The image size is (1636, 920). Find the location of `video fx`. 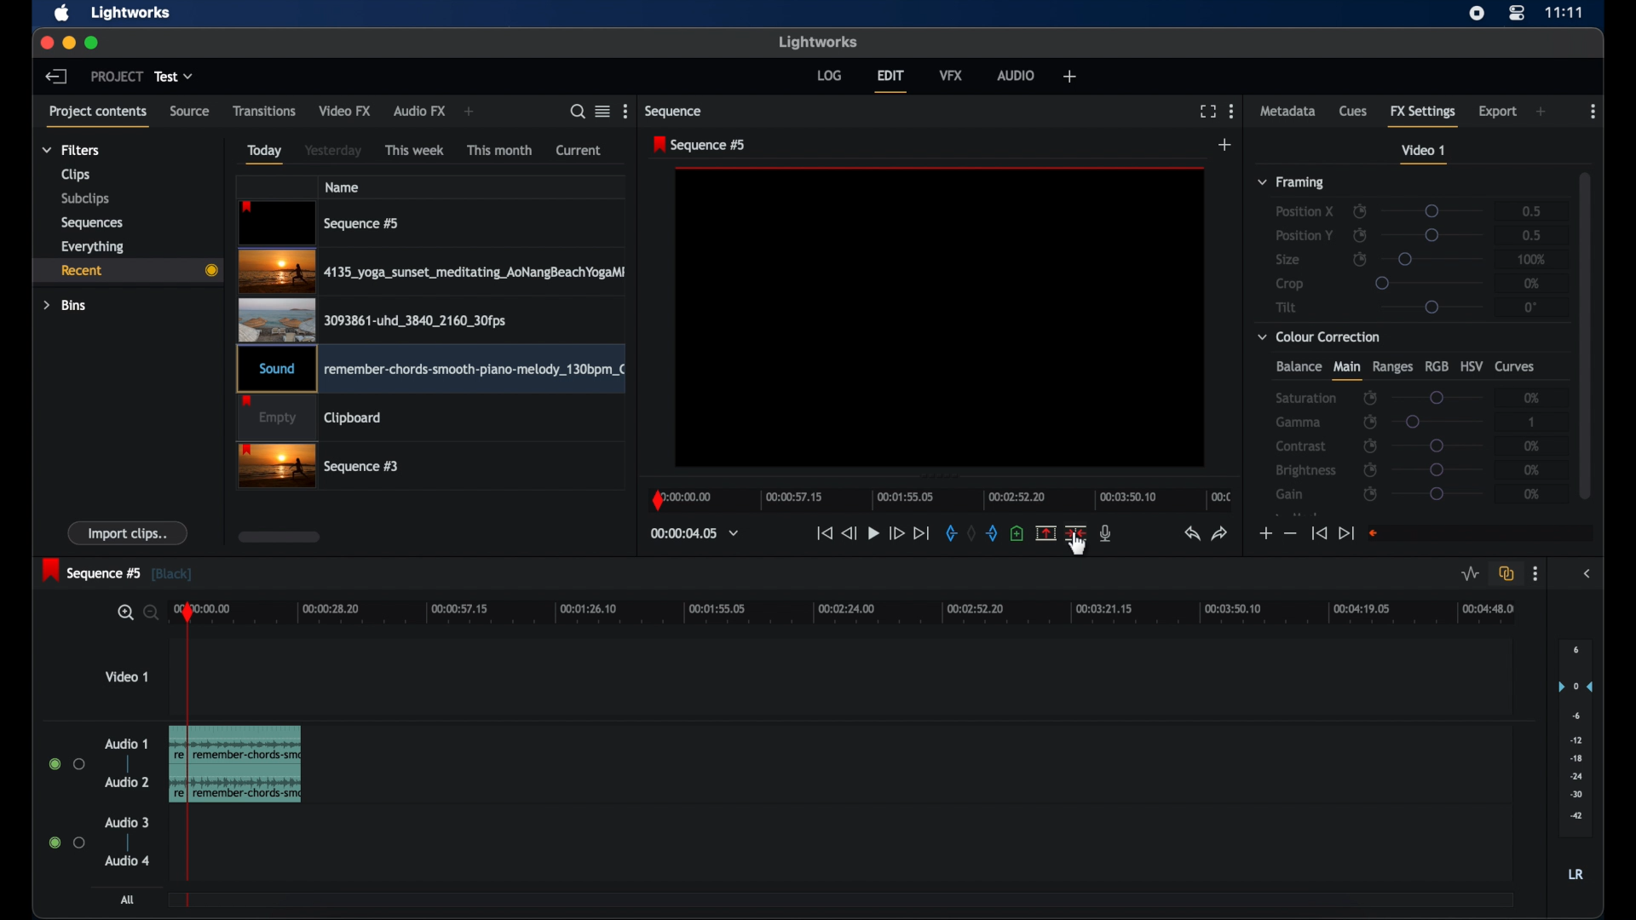

video fx is located at coordinates (346, 111).